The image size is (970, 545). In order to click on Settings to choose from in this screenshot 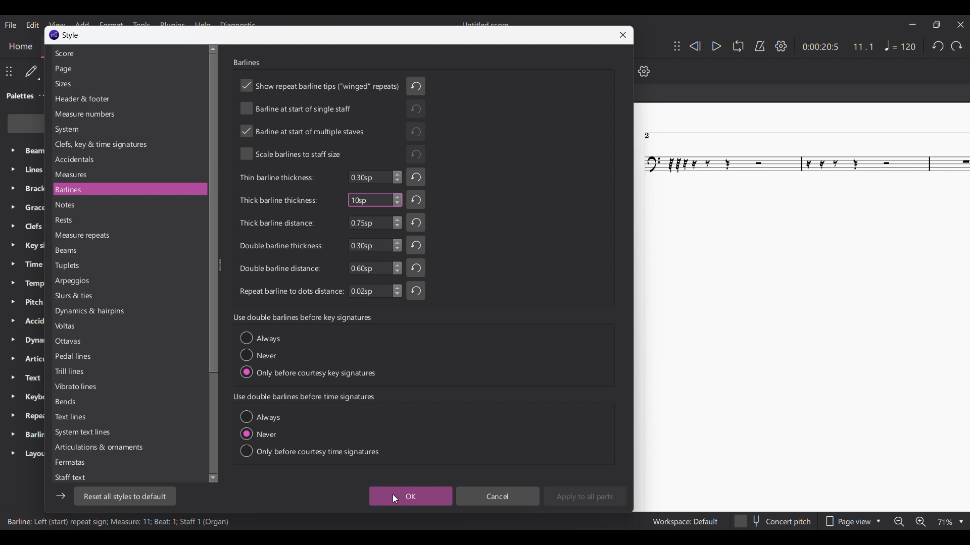, I will do `click(99, 265)`.